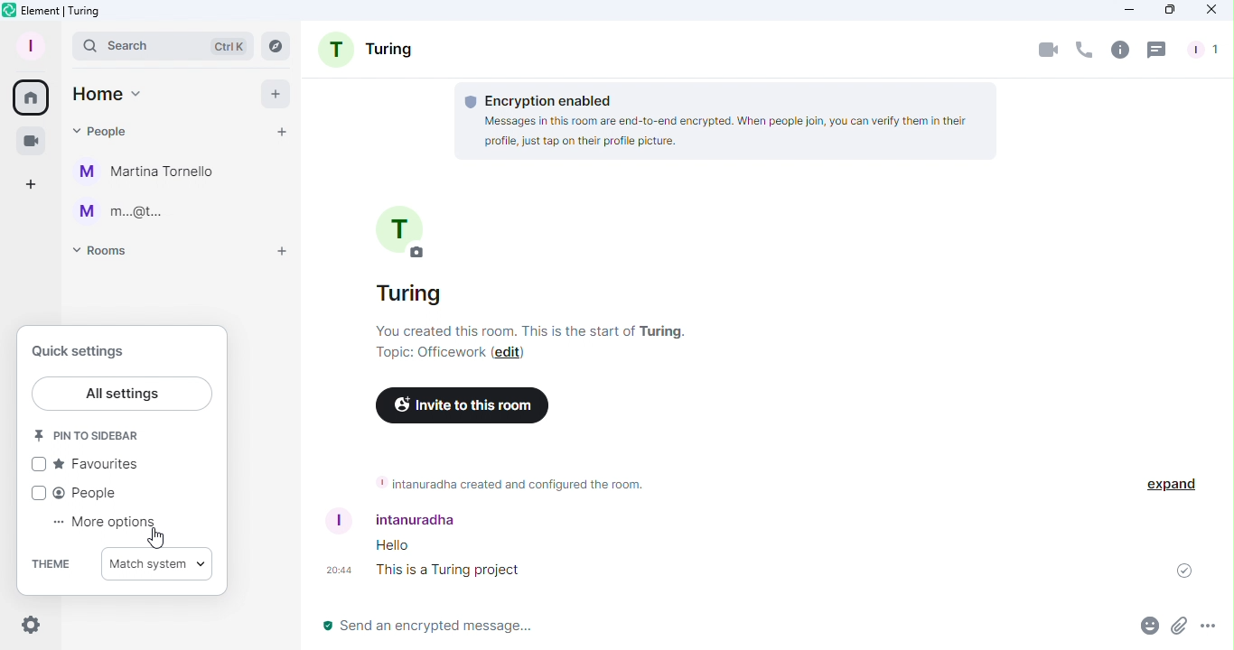 The width and height of the screenshot is (1234, 650). I want to click on Martina Tornello, so click(153, 172).